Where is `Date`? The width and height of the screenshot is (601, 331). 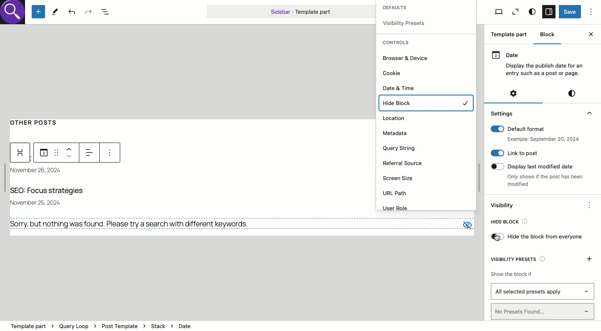
Date is located at coordinates (43, 153).